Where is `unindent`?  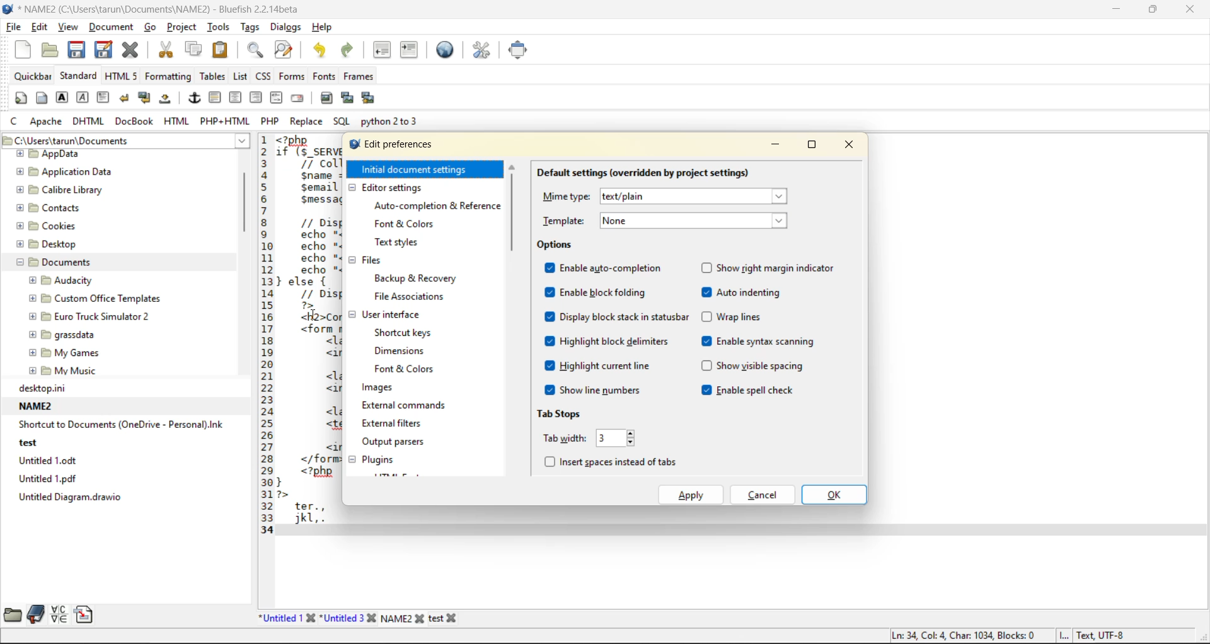 unindent is located at coordinates (386, 50).